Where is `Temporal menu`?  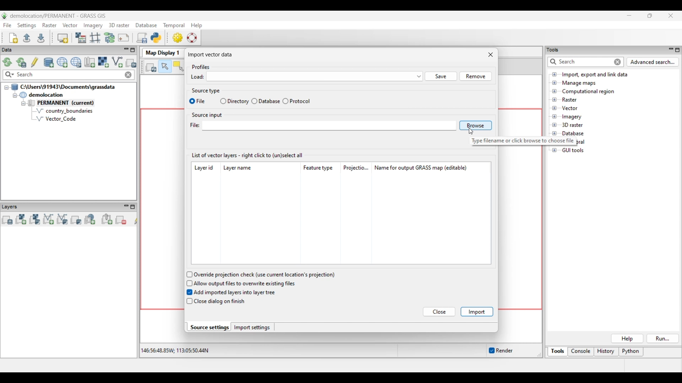 Temporal menu is located at coordinates (174, 26).